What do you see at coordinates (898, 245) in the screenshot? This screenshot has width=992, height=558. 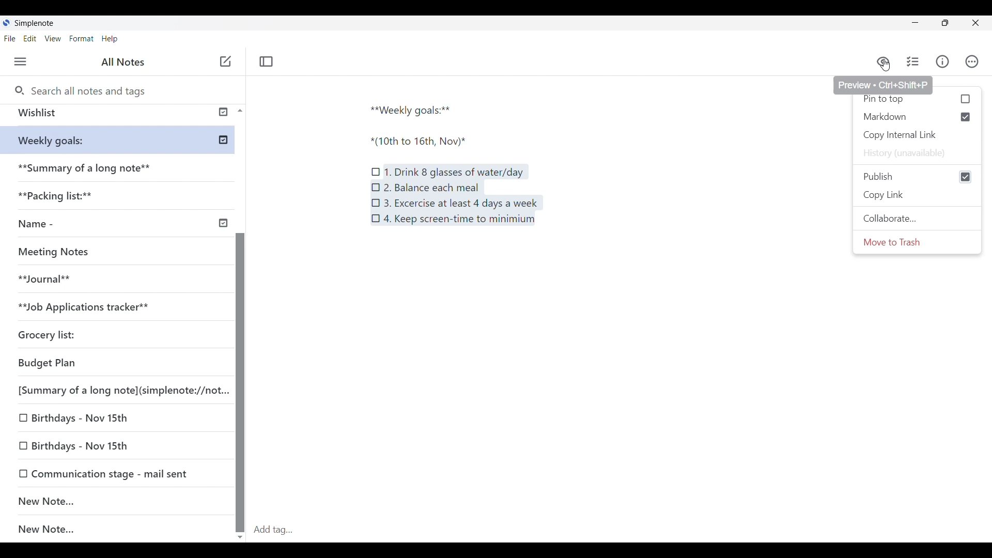 I see `Move to trash` at bounding box center [898, 245].